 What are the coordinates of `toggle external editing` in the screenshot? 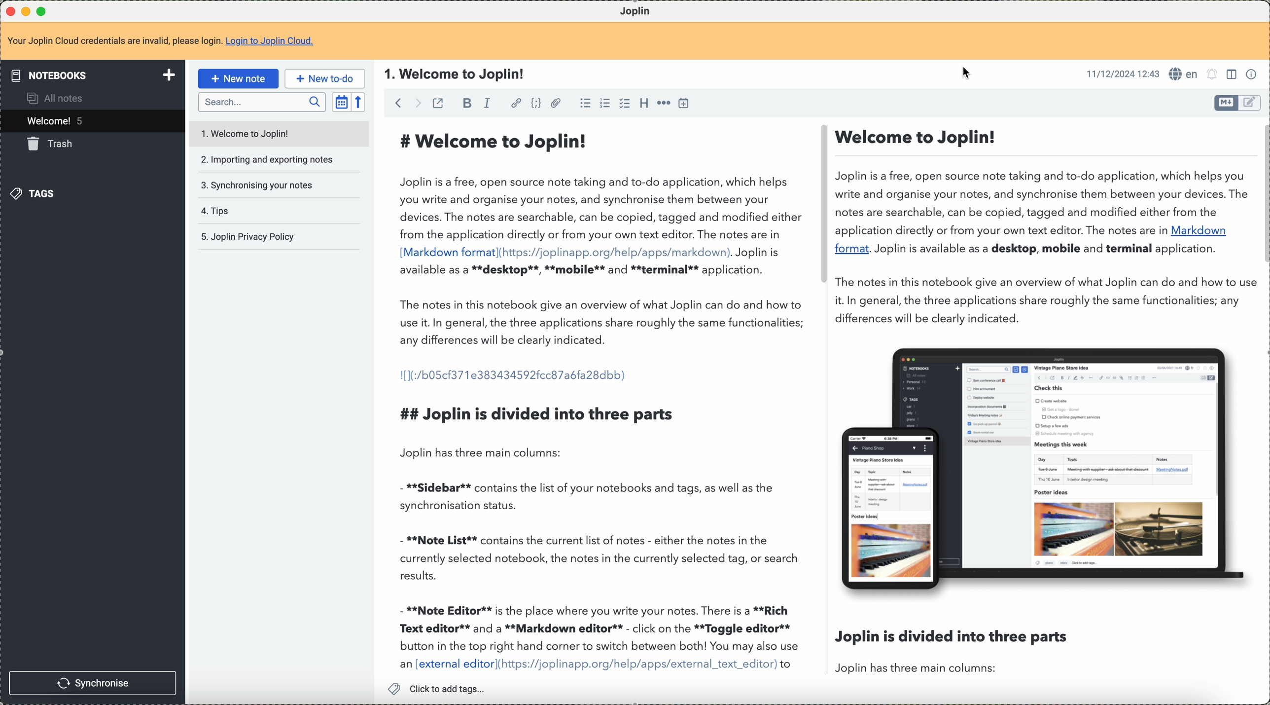 It's located at (437, 103).